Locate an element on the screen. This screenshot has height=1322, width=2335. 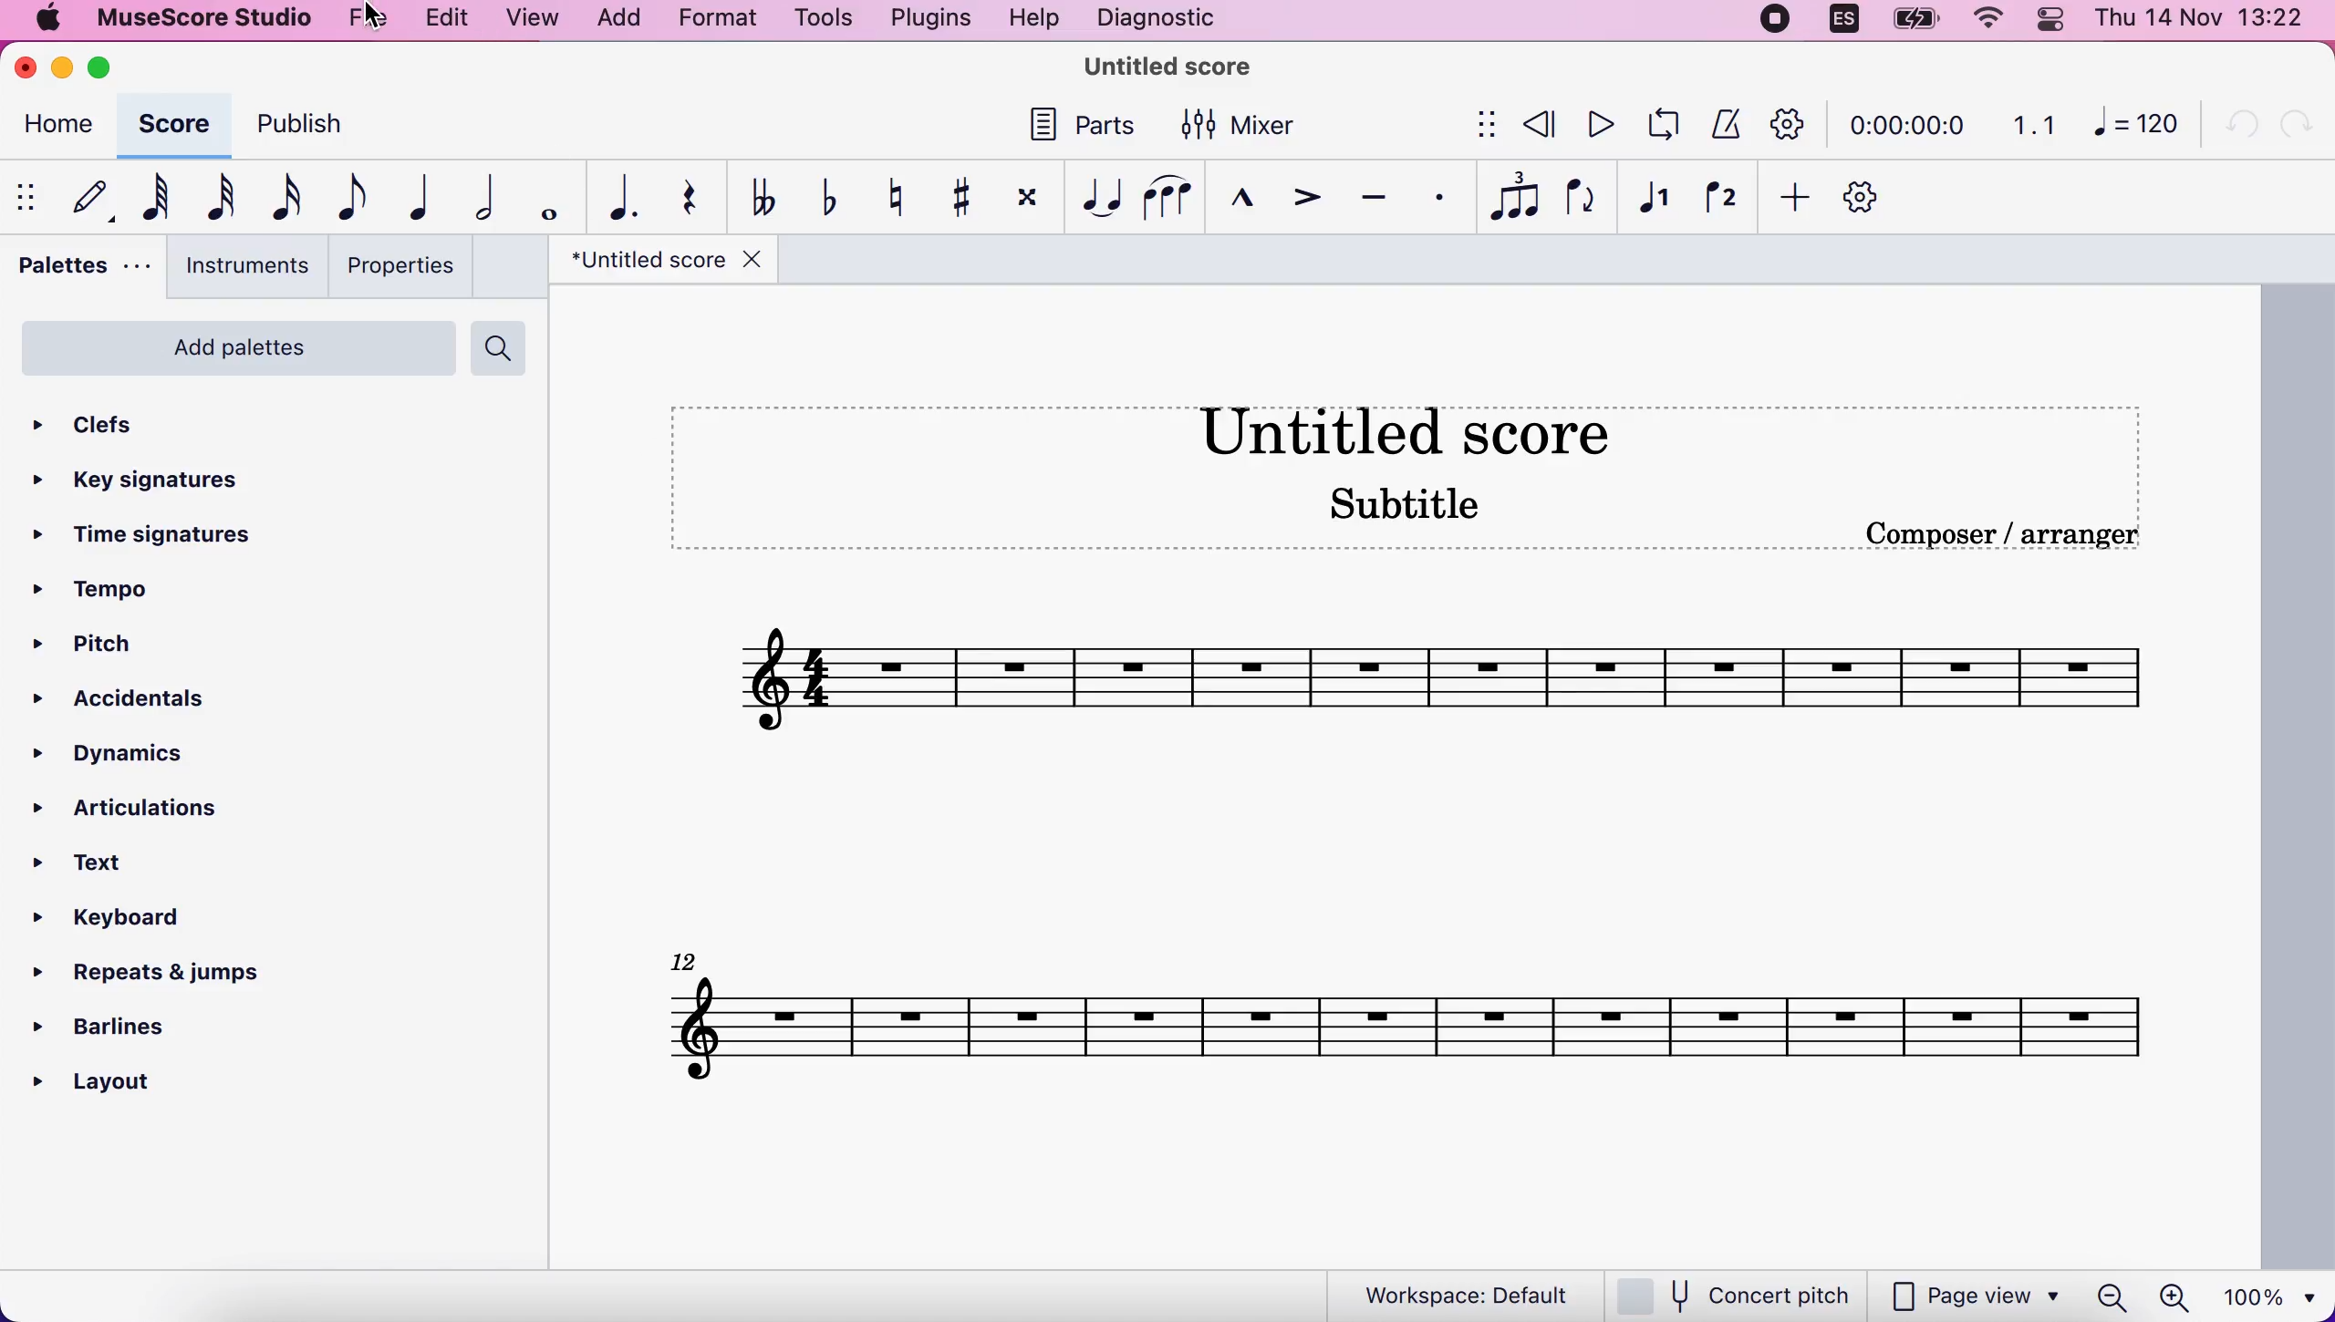
title is located at coordinates (1169, 65).